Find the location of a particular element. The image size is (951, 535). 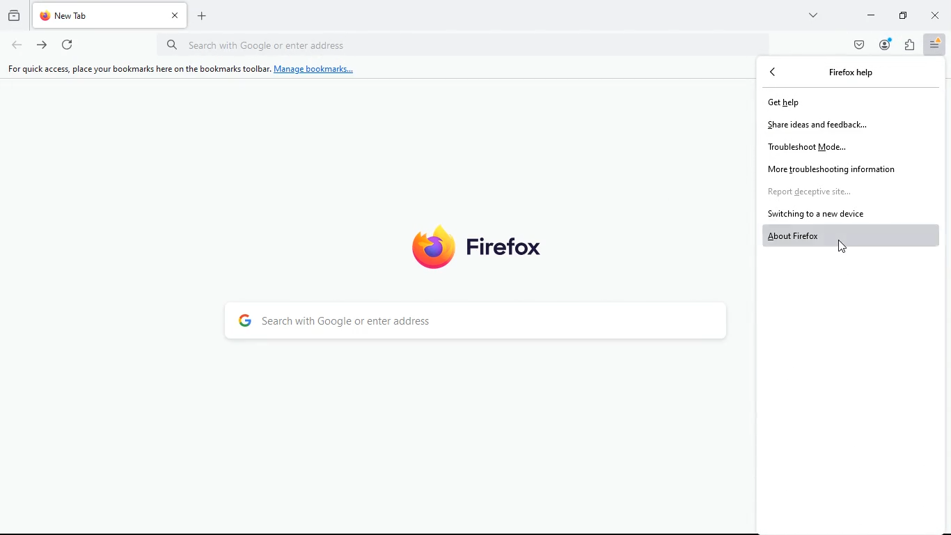

troubleshoot mode is located at coordinates (814, 147).